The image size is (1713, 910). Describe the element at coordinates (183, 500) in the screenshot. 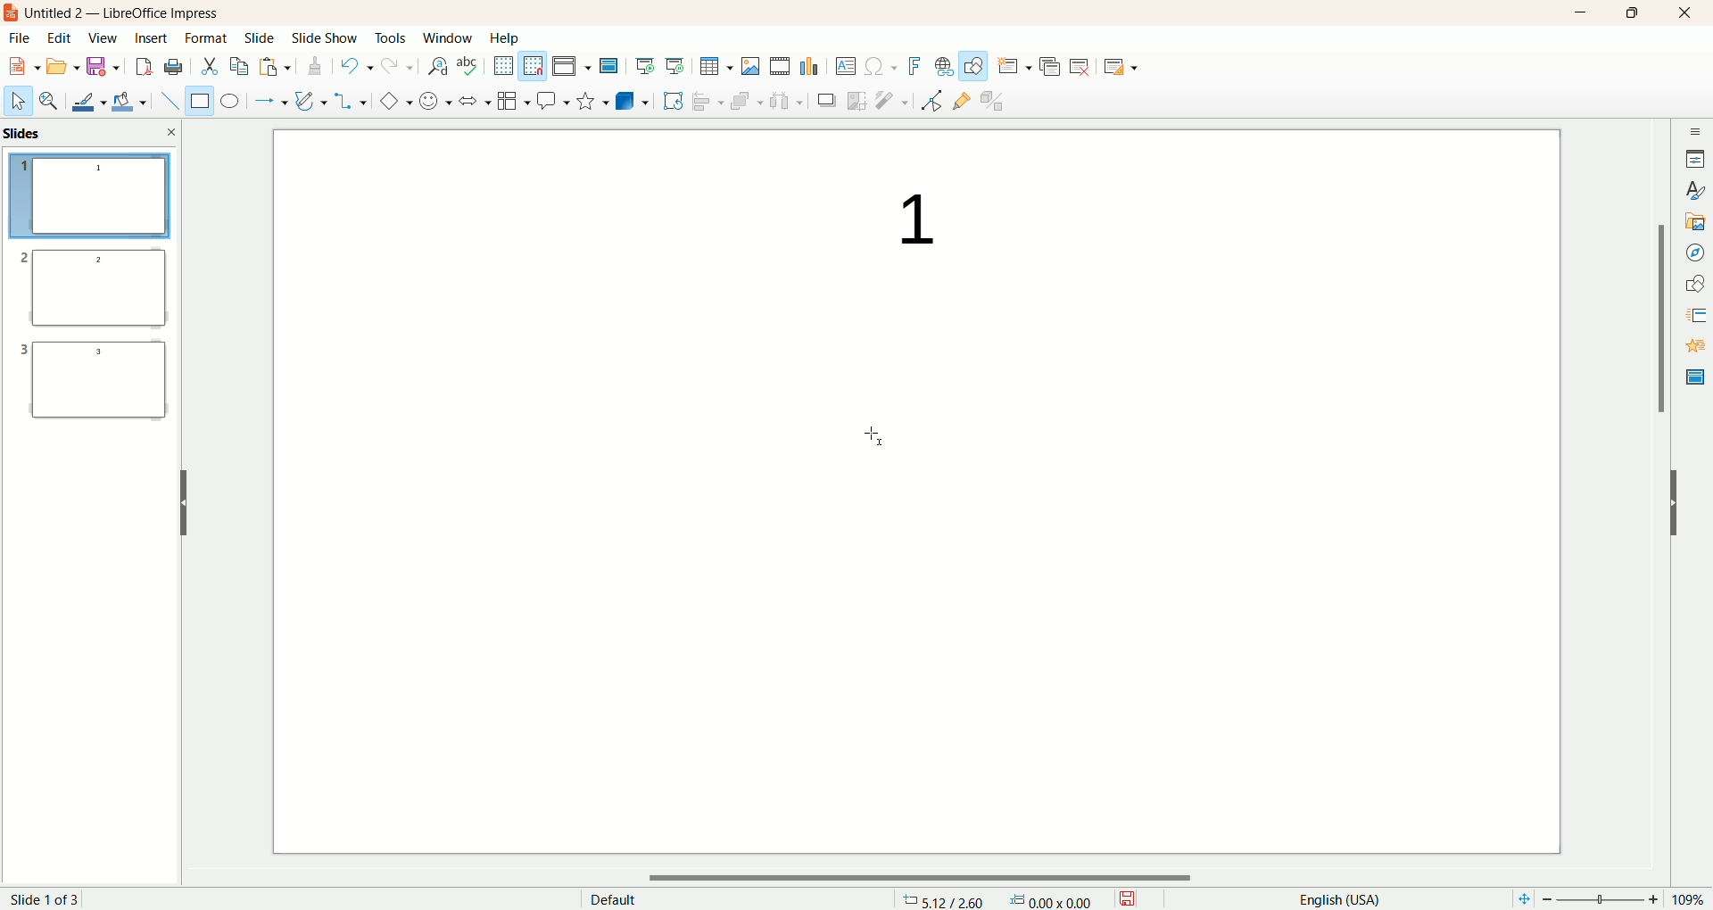

I see `hide` at that location.